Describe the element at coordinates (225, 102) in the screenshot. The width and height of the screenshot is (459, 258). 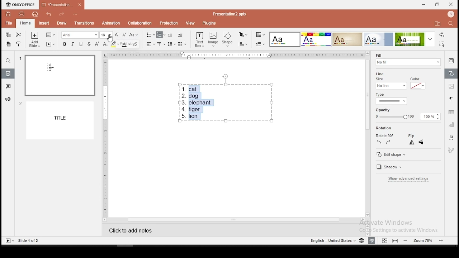
I see `text` at that location.